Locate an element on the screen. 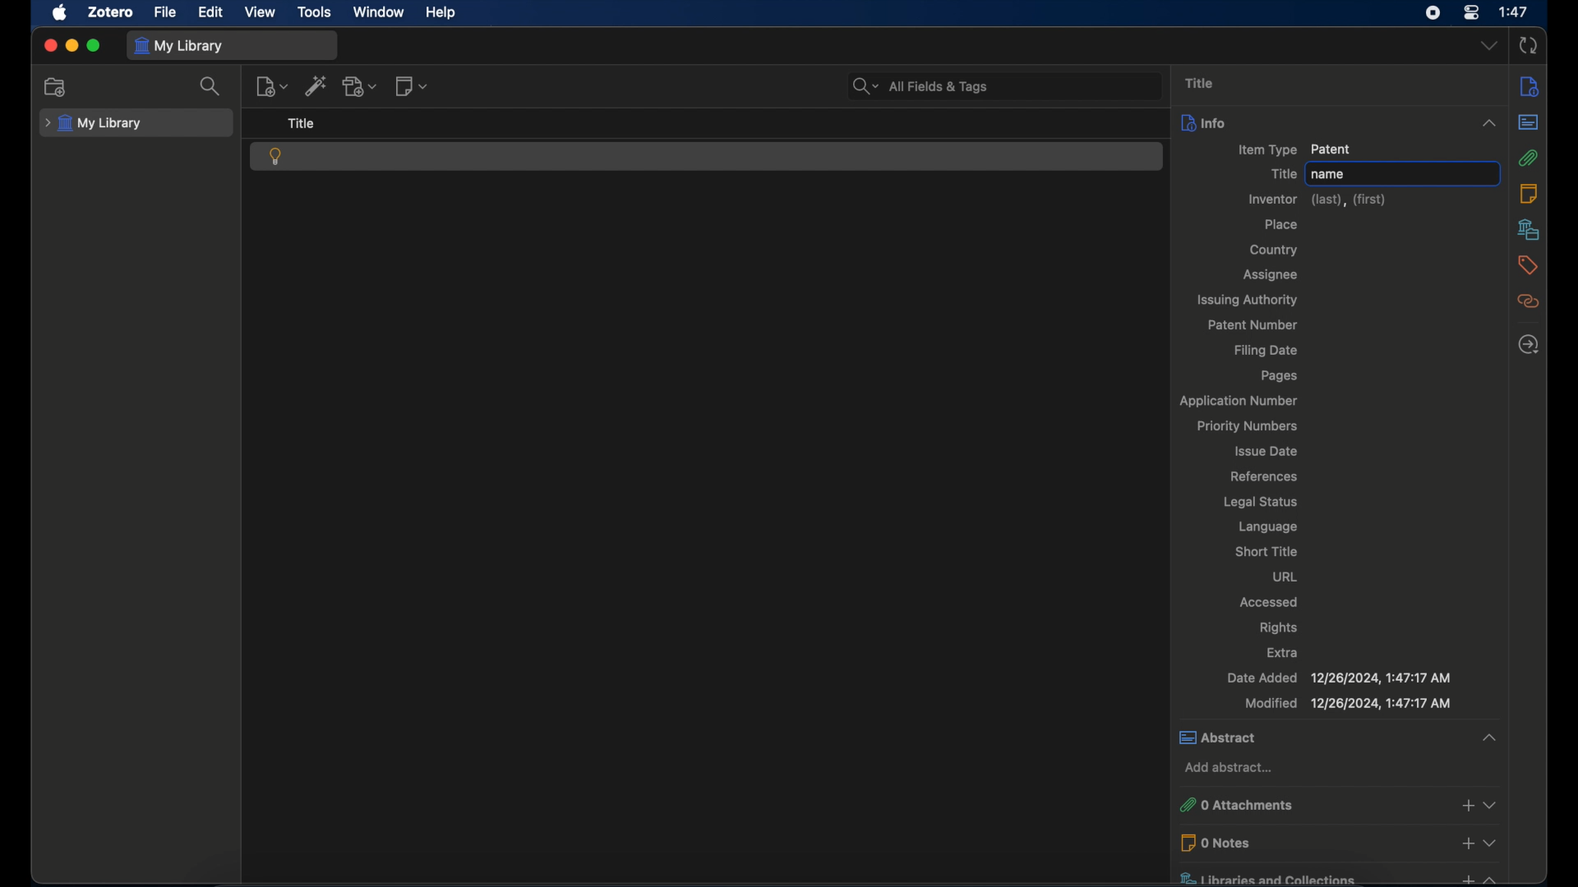 The width and height of the screenshot is (1578, 887). application number is located at coordinates (1237, 402).